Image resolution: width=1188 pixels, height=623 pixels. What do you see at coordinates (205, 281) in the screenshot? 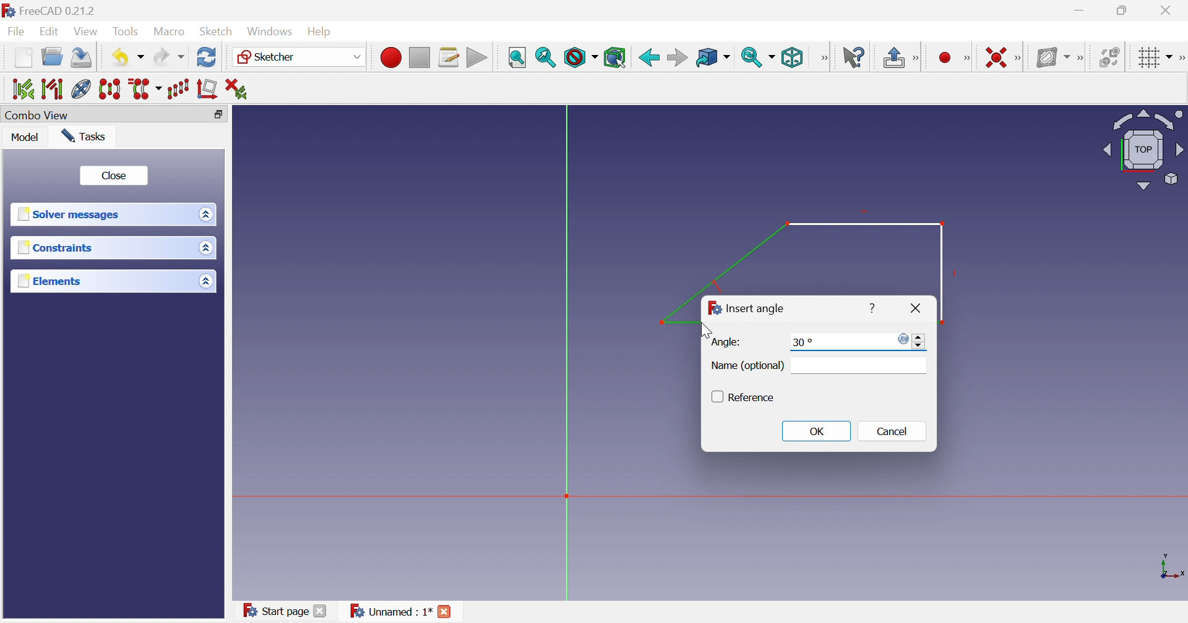
I see `Drop Down` at bounding box center [205, 281].